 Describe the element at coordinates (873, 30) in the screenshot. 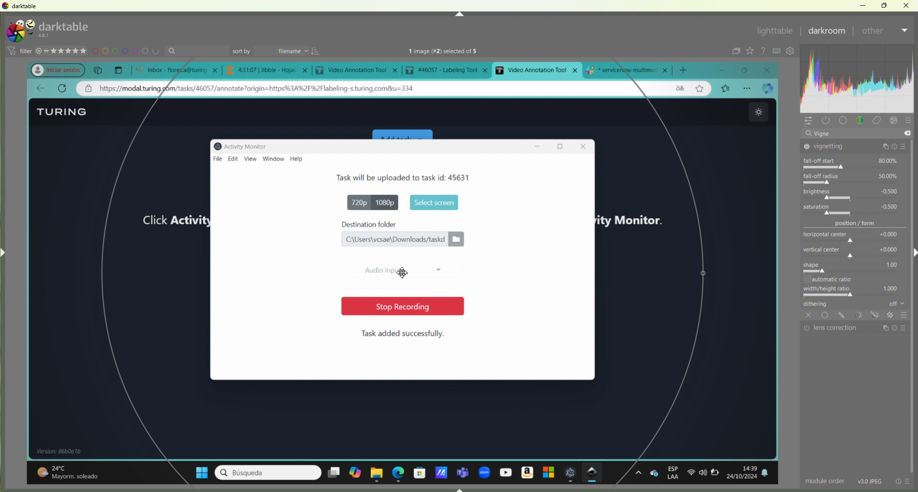

I see `After` at that location.